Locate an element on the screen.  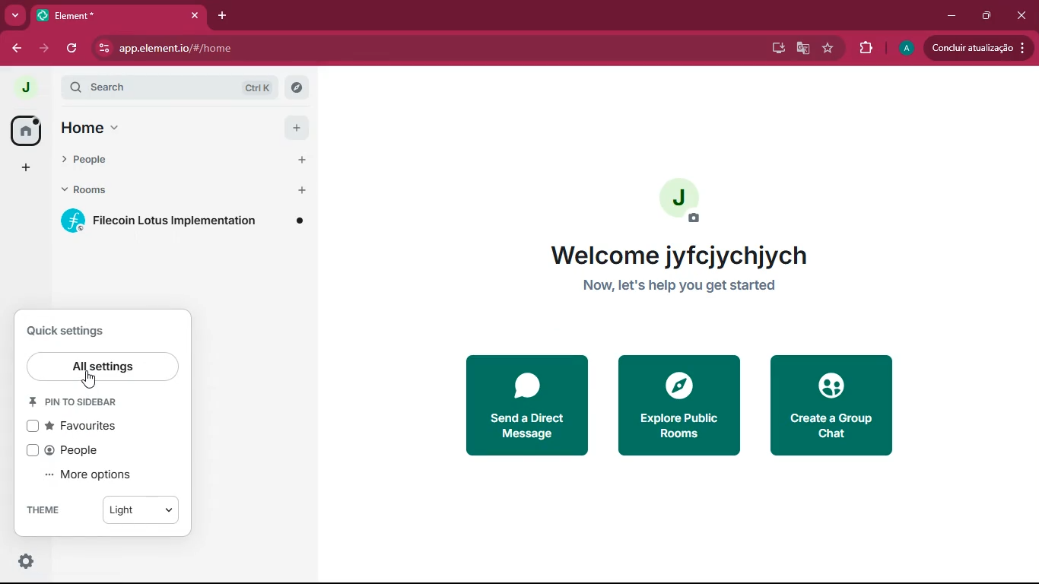
desktop is located at coordinates (774, 49).